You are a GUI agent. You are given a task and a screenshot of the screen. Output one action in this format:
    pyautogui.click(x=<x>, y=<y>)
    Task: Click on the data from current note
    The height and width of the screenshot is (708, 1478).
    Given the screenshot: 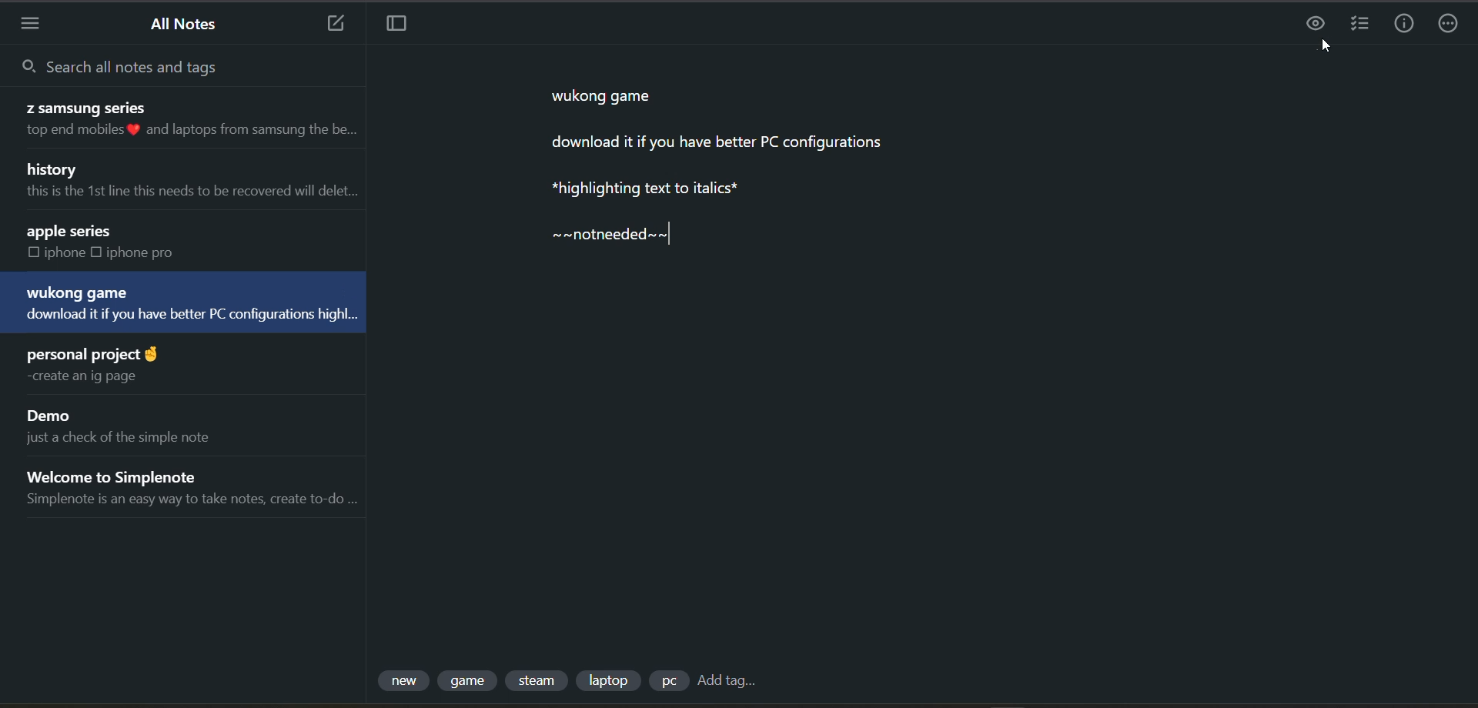 What is the action you would take?
    pyautogui.click(x=779, y=158)
    